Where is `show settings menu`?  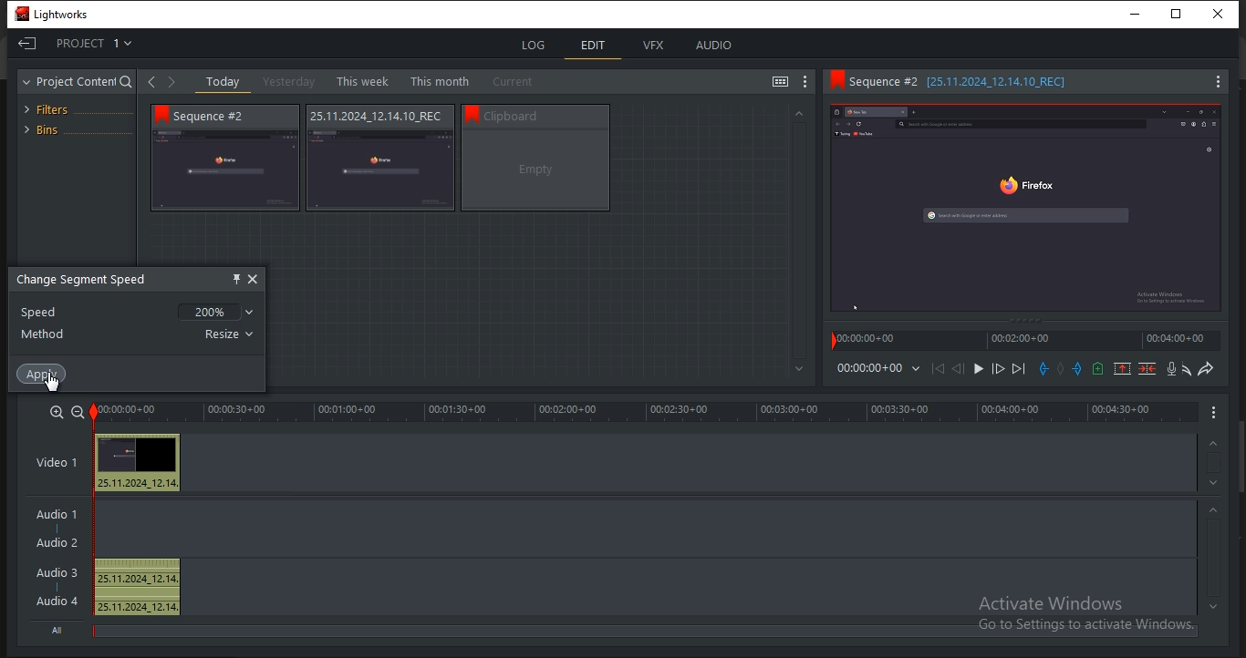 show settings menu is located at coordinates (805, 82).